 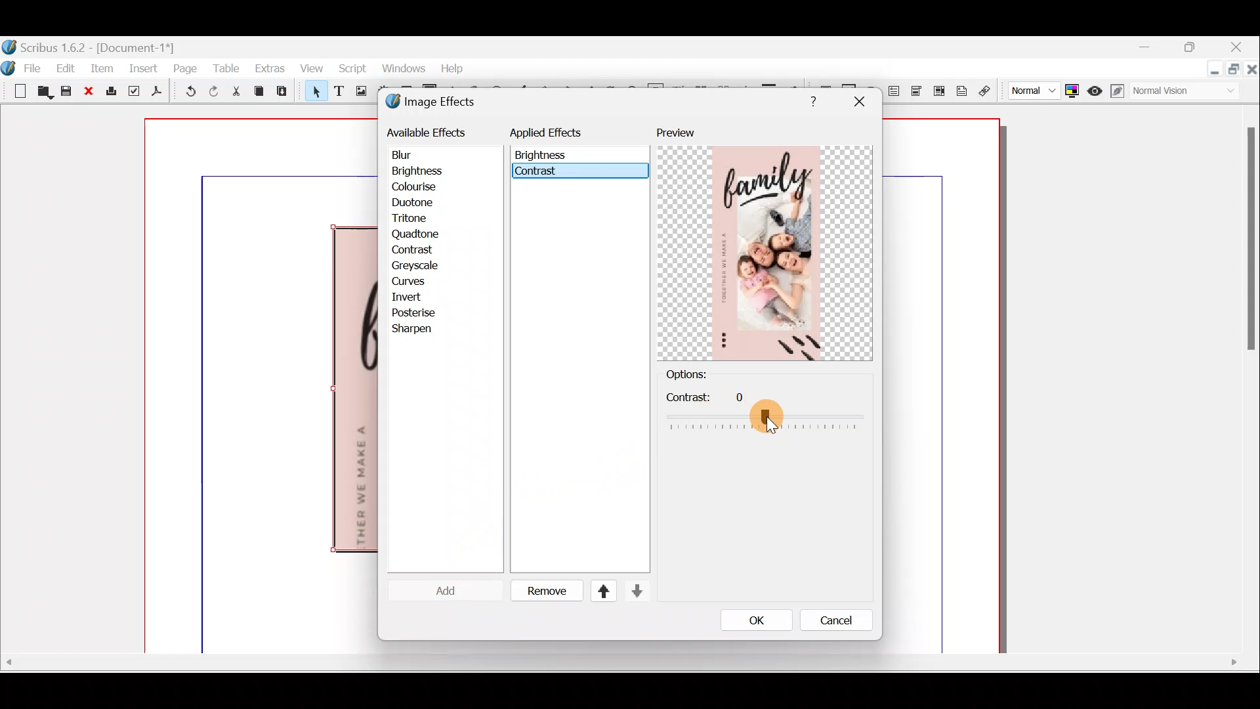 What do you see at coordinates (538, 173) in the screenshot?
I see `contrast` at bounding box center [538, 173].